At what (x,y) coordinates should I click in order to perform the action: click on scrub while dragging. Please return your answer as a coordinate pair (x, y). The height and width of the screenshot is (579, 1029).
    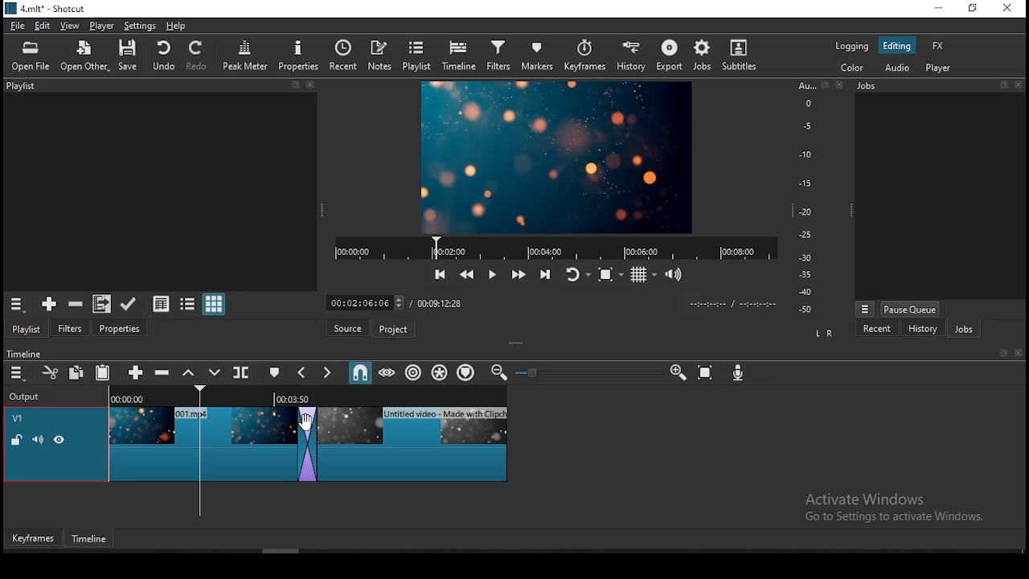
    Looking at the image, I should click on (388, 372).